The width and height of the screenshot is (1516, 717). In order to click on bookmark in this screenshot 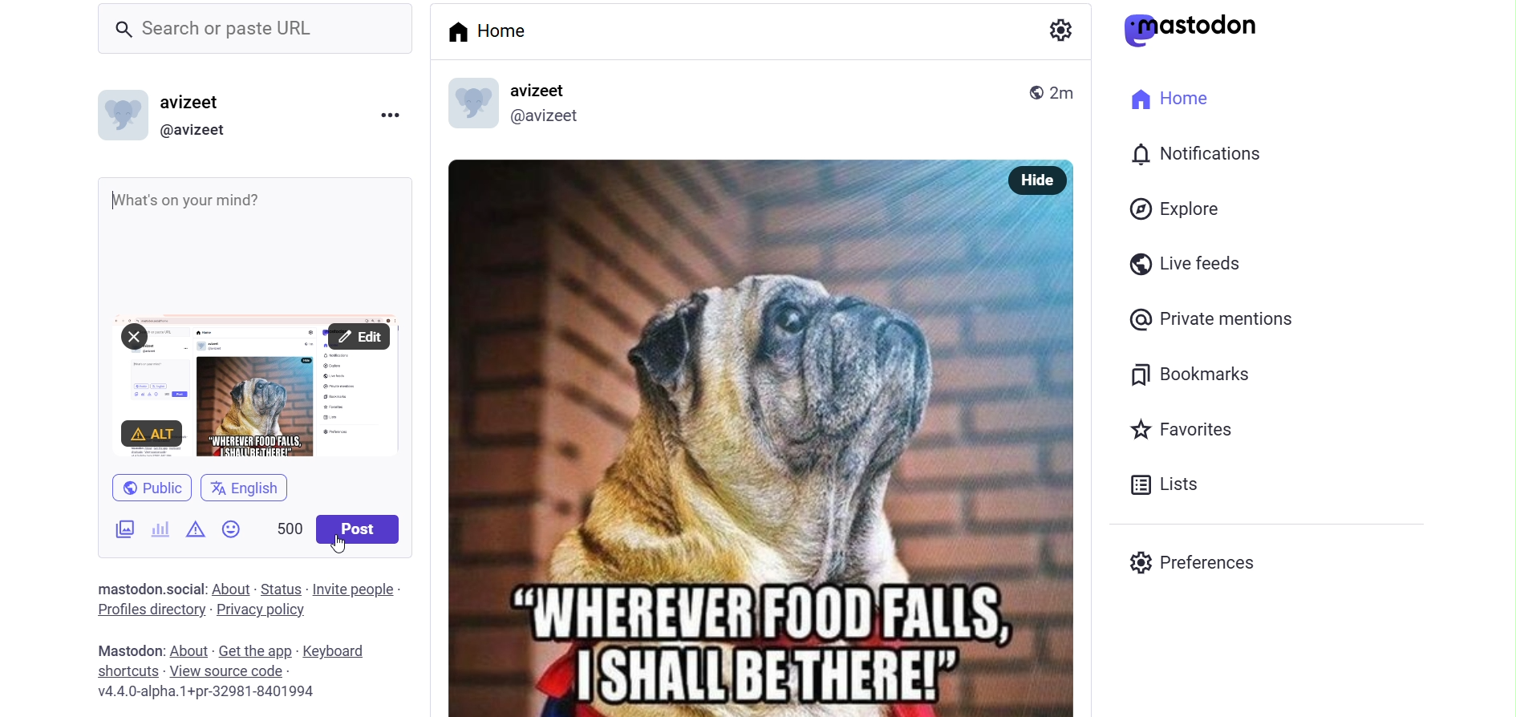, I will do `click(1180, 374)`.